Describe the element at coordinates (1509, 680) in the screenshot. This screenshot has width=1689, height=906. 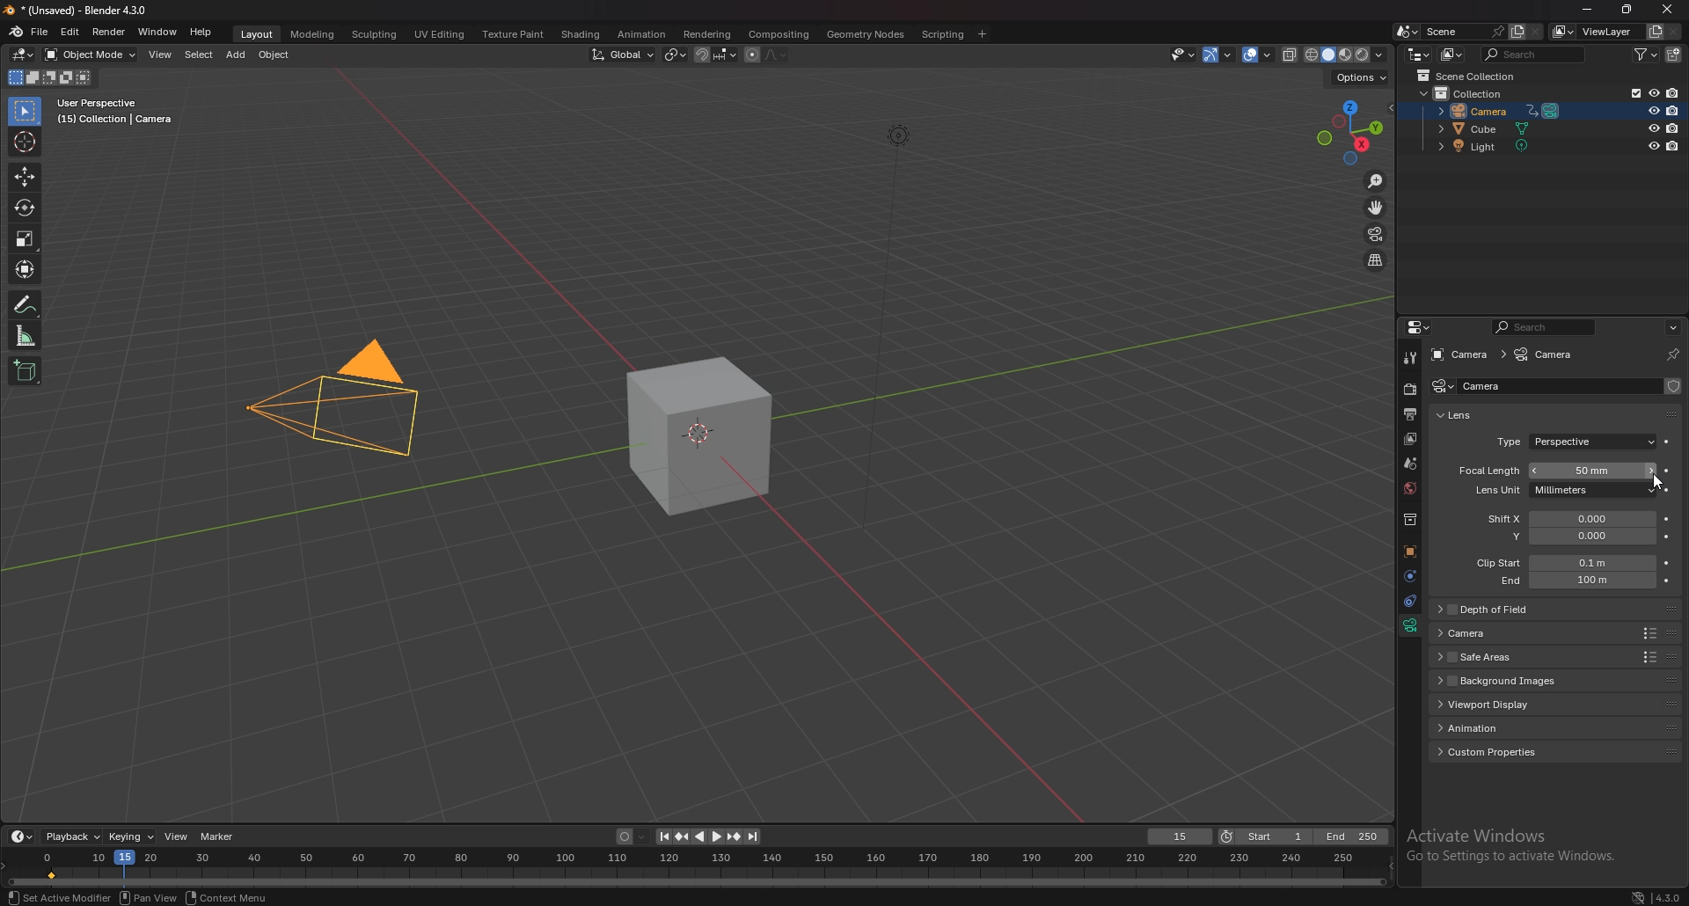
I see `background images` at that location.